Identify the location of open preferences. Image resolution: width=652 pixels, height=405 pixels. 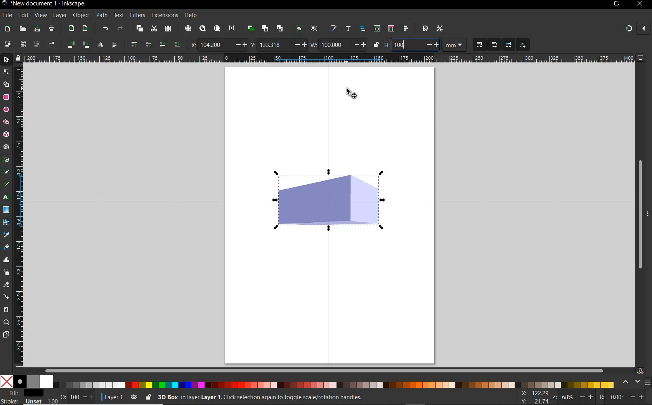
(442, 29).